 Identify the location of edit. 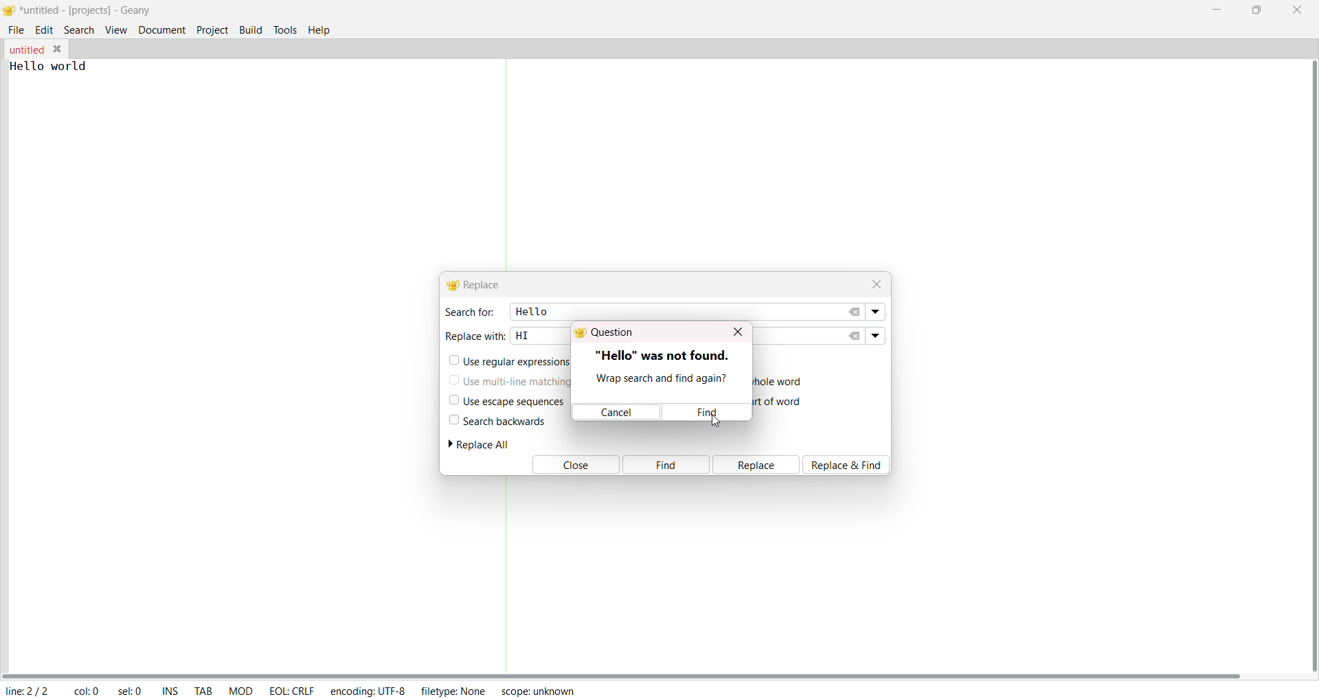
(45, 29).